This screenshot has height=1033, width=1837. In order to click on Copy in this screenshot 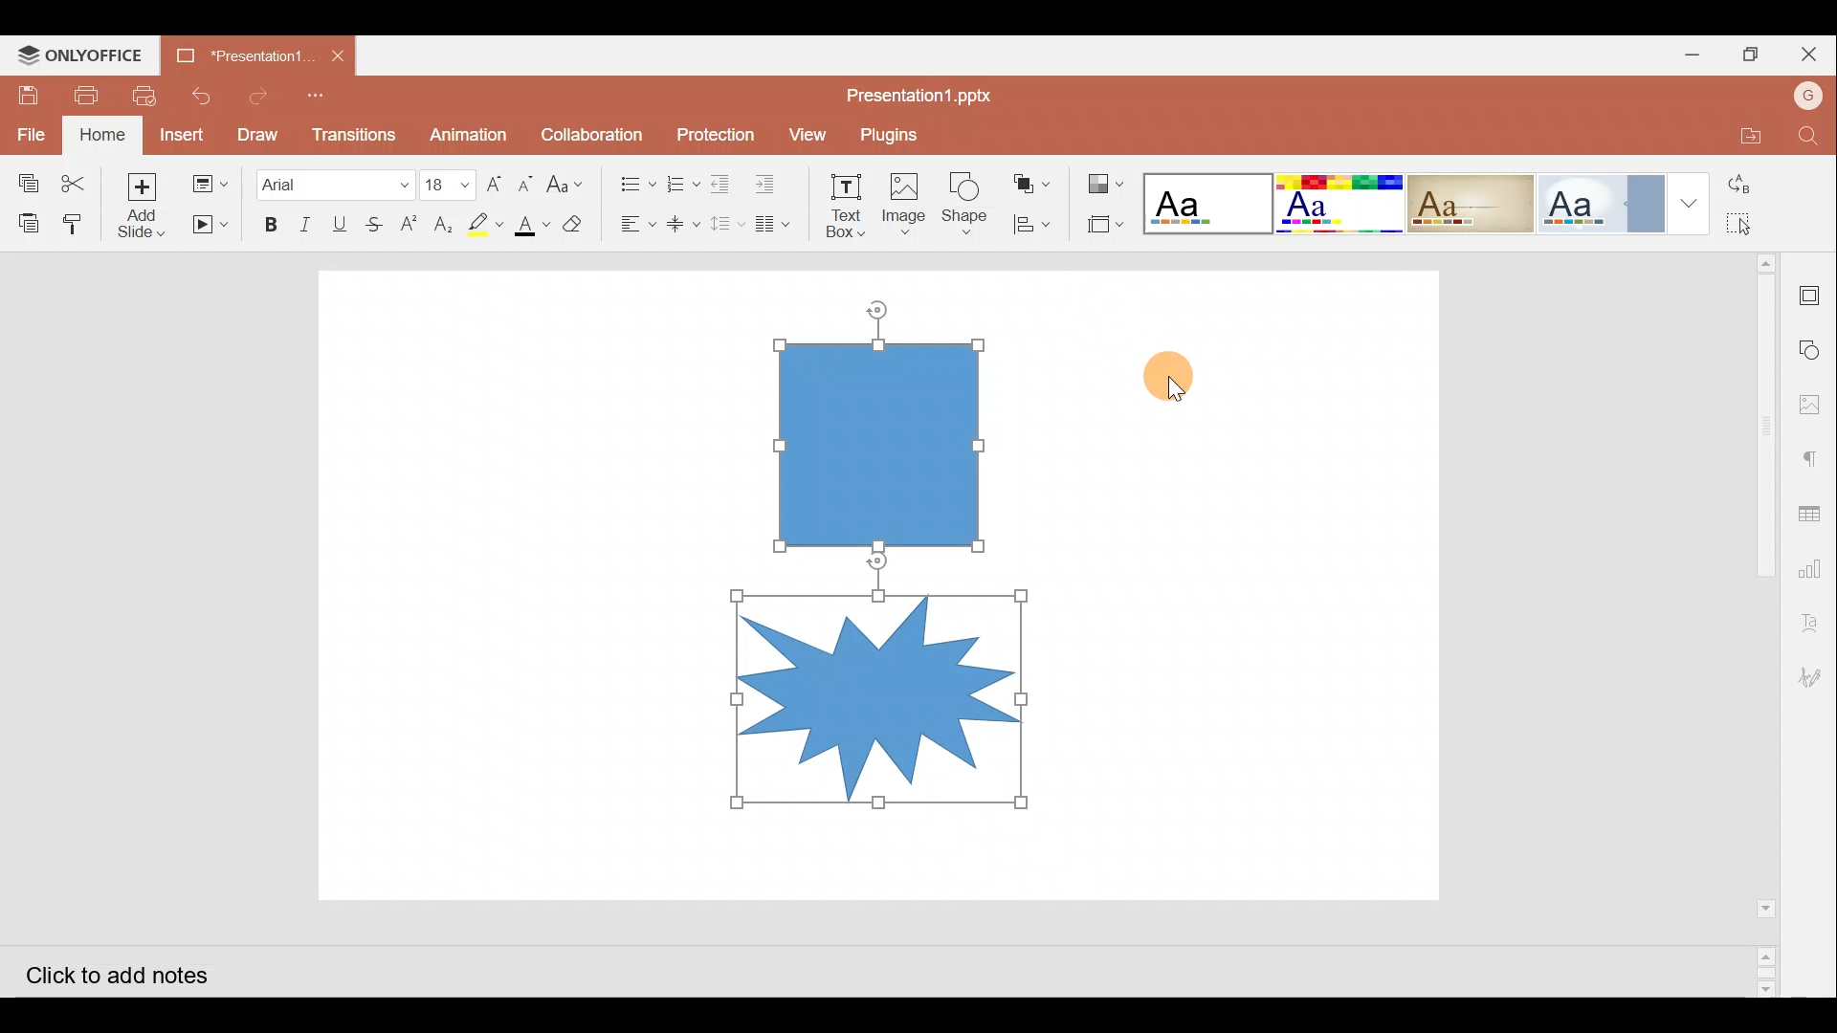, I will do `click(23, 176)`.